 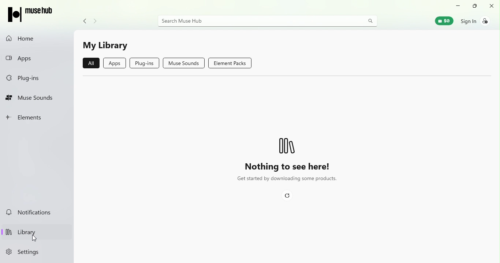 What do you see at coordinates (83, 21) in the screenshot?
I see `Navigate back` at bounding box center [83, 21].